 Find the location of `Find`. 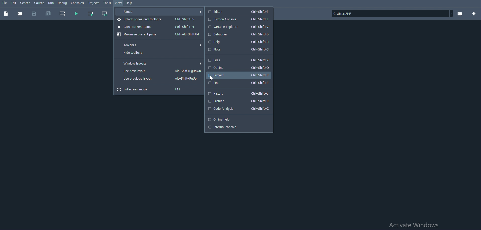

Find is located at coordinates (238, 83).